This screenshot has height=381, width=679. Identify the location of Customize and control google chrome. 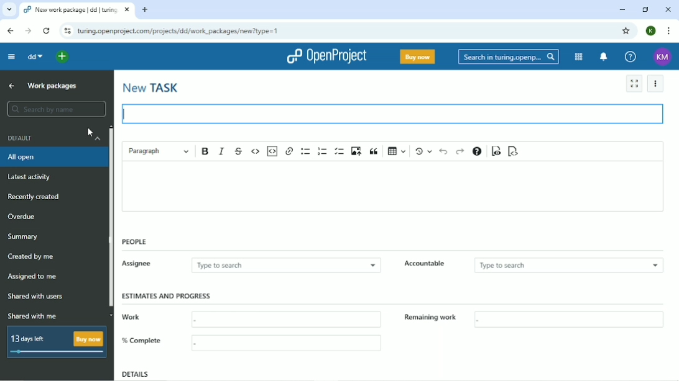
(671, 31).